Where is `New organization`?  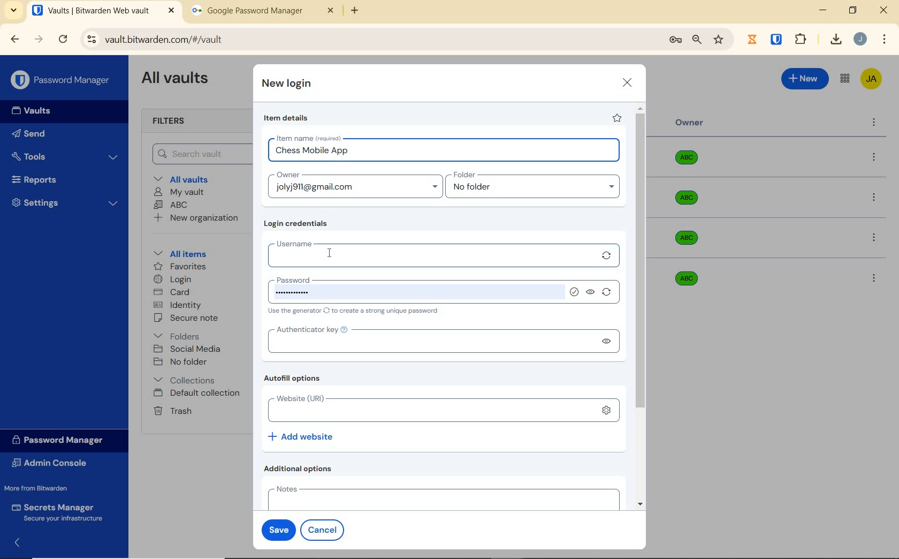
New organization is located at coordinates (195, 218).